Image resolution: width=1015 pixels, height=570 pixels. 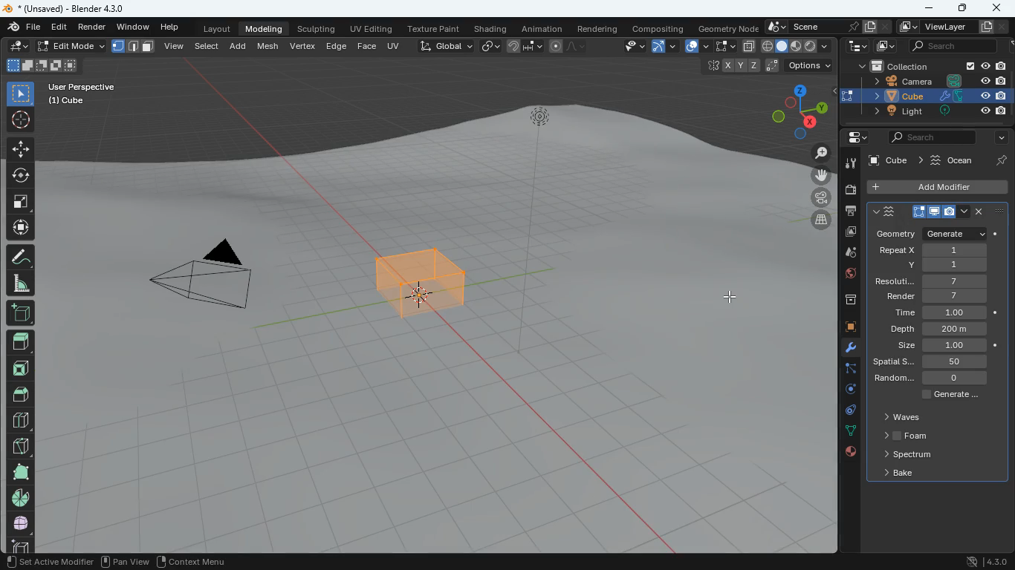 I want to click on camera, so click(x=816, y=196).